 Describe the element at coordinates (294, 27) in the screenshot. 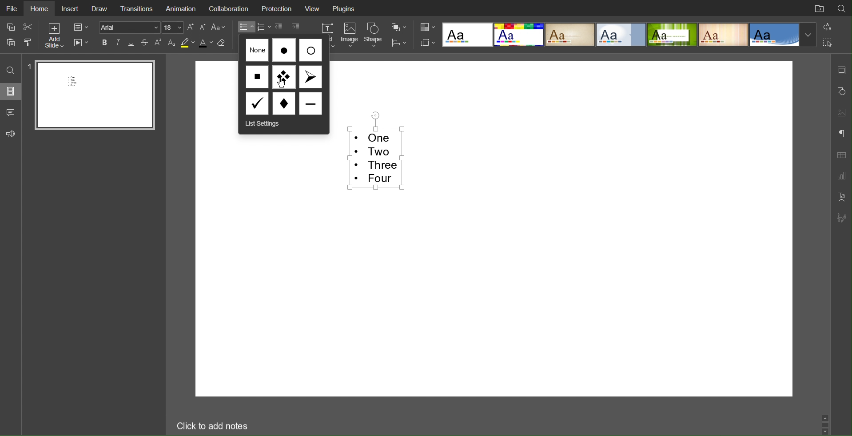

I see `Increase Indent` at that location.